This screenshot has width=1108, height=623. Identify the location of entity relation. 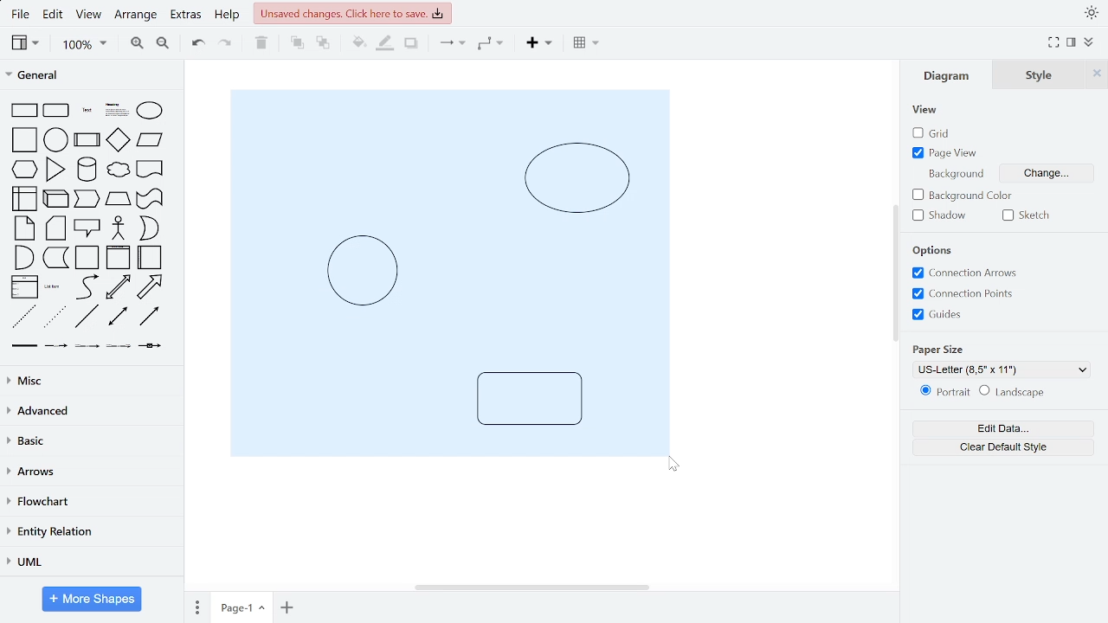
(88, 531).